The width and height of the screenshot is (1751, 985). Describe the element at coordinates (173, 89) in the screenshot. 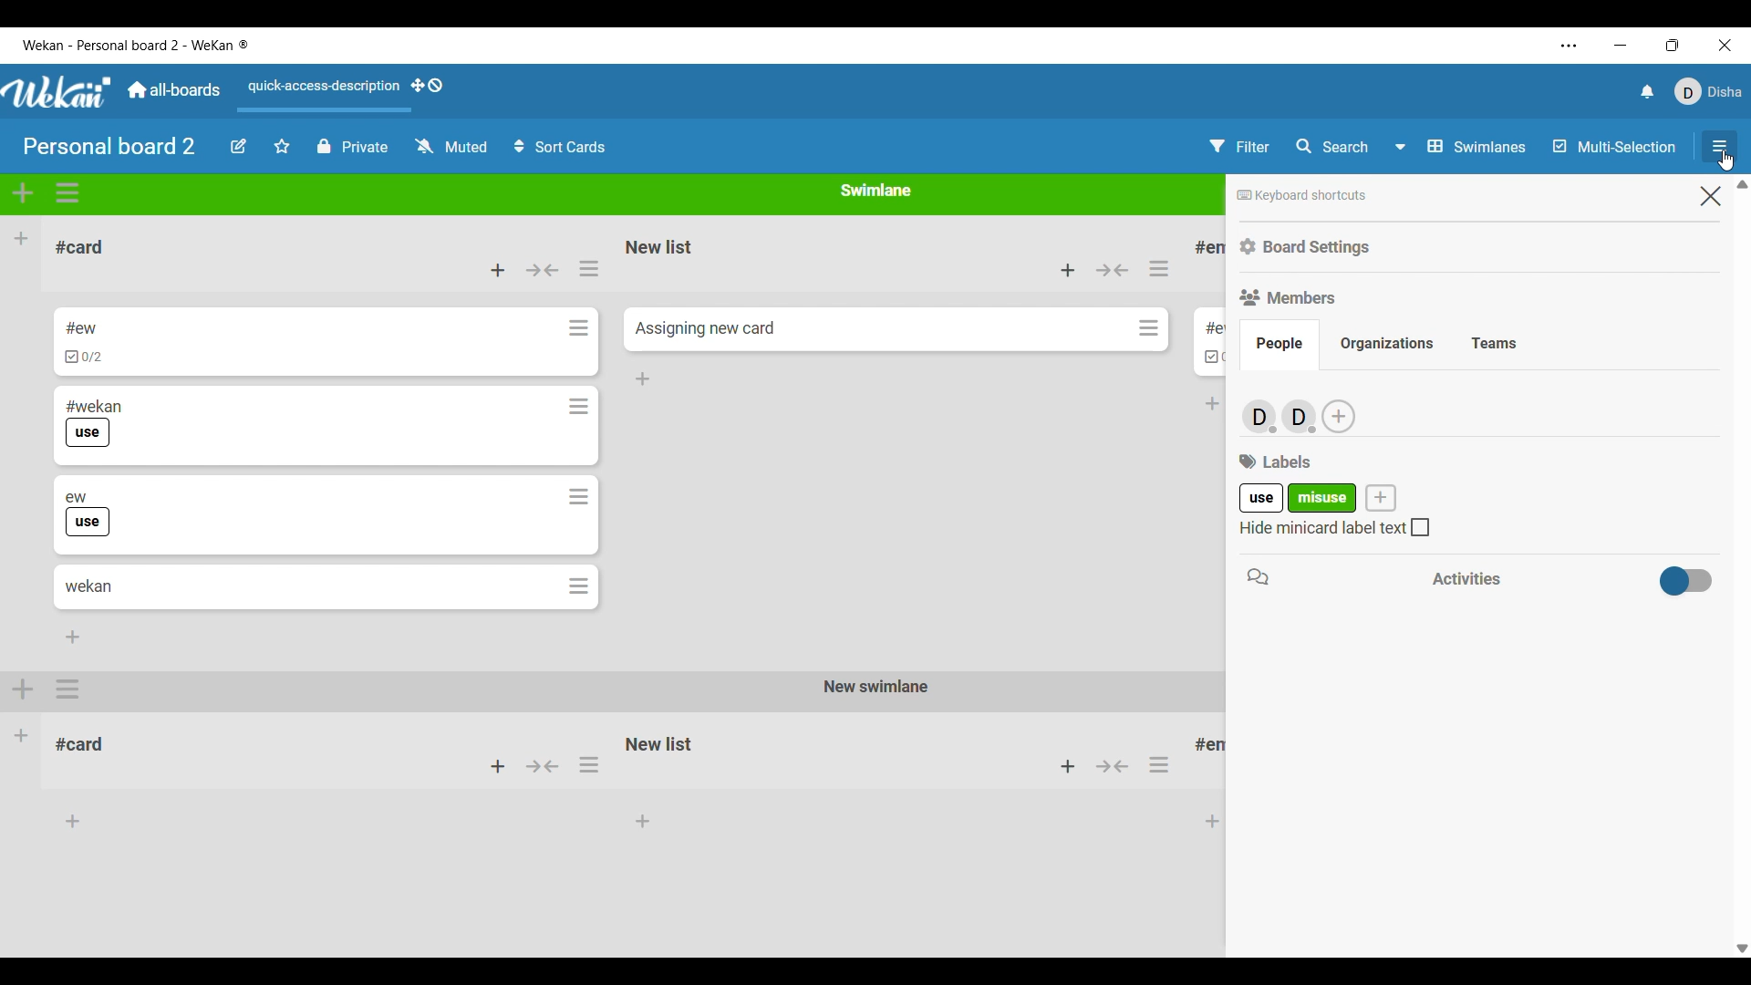

I see `Main dashboard` at that location.